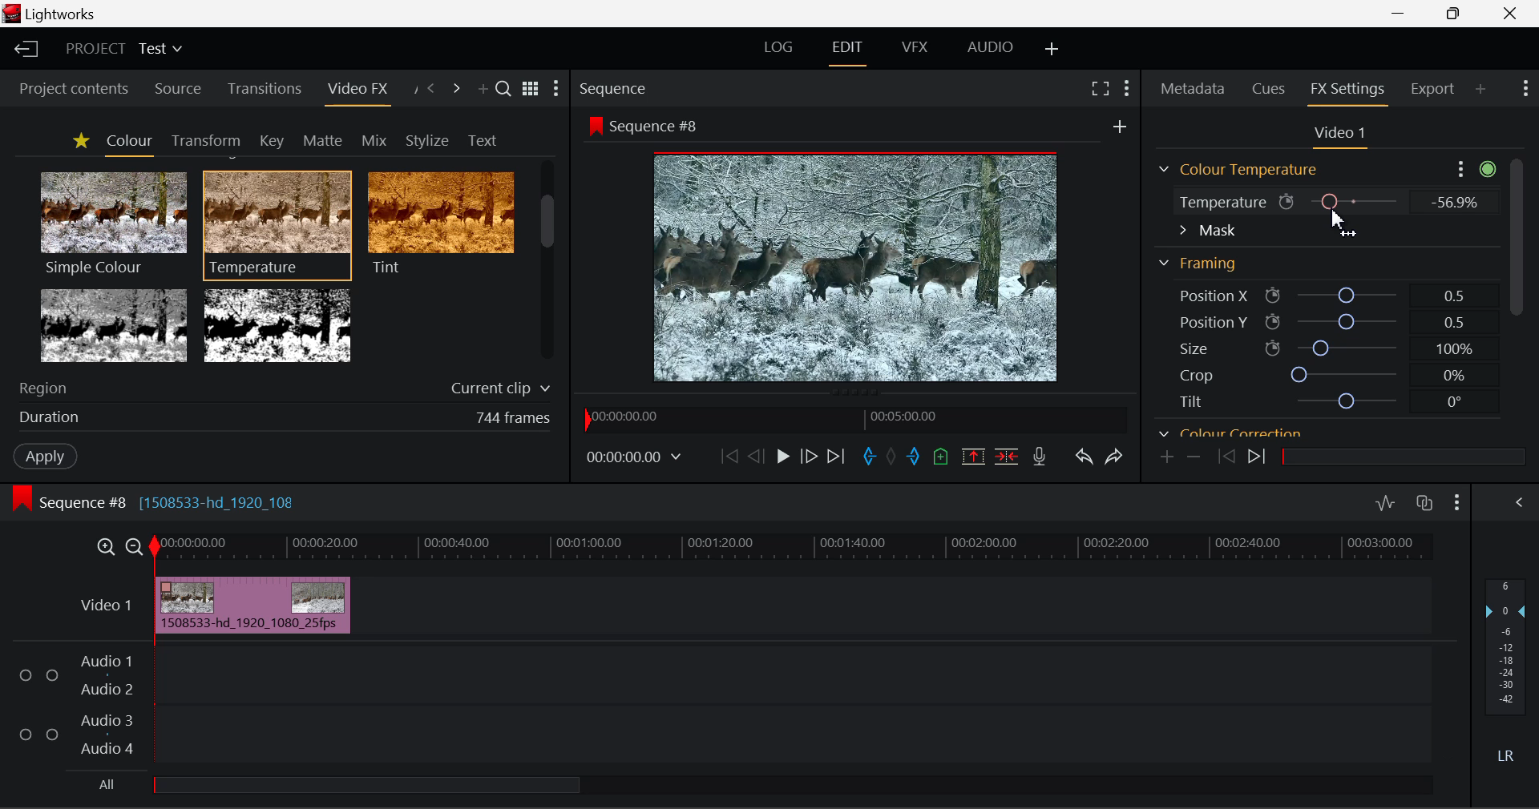 The width and height of the screenshot is (1539, 809). What do you see at coordinates (203, 139) in the screenshot?
I see `Transform` at bounding box center [203, 139].